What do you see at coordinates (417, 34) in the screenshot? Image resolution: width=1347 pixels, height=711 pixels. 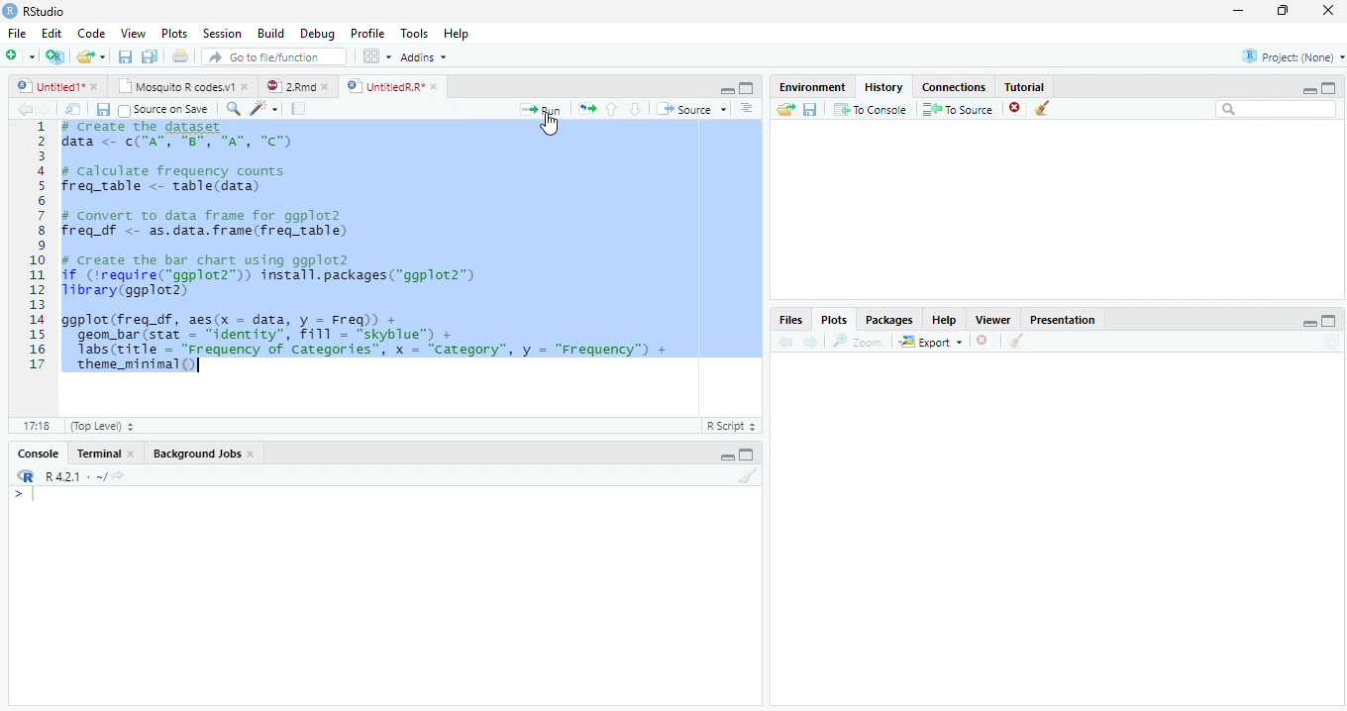 I see `Tools` at bounding box center [417, 34].